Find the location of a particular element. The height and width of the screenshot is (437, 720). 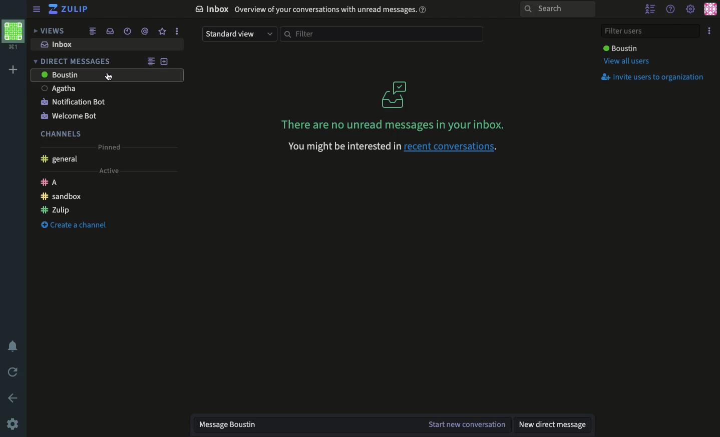

Inbox is located at coordinates (394, 118).